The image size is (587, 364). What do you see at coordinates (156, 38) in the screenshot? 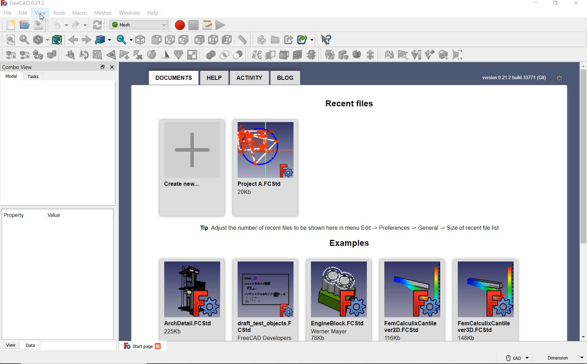
I see `top` at bounding box center [156, 38].